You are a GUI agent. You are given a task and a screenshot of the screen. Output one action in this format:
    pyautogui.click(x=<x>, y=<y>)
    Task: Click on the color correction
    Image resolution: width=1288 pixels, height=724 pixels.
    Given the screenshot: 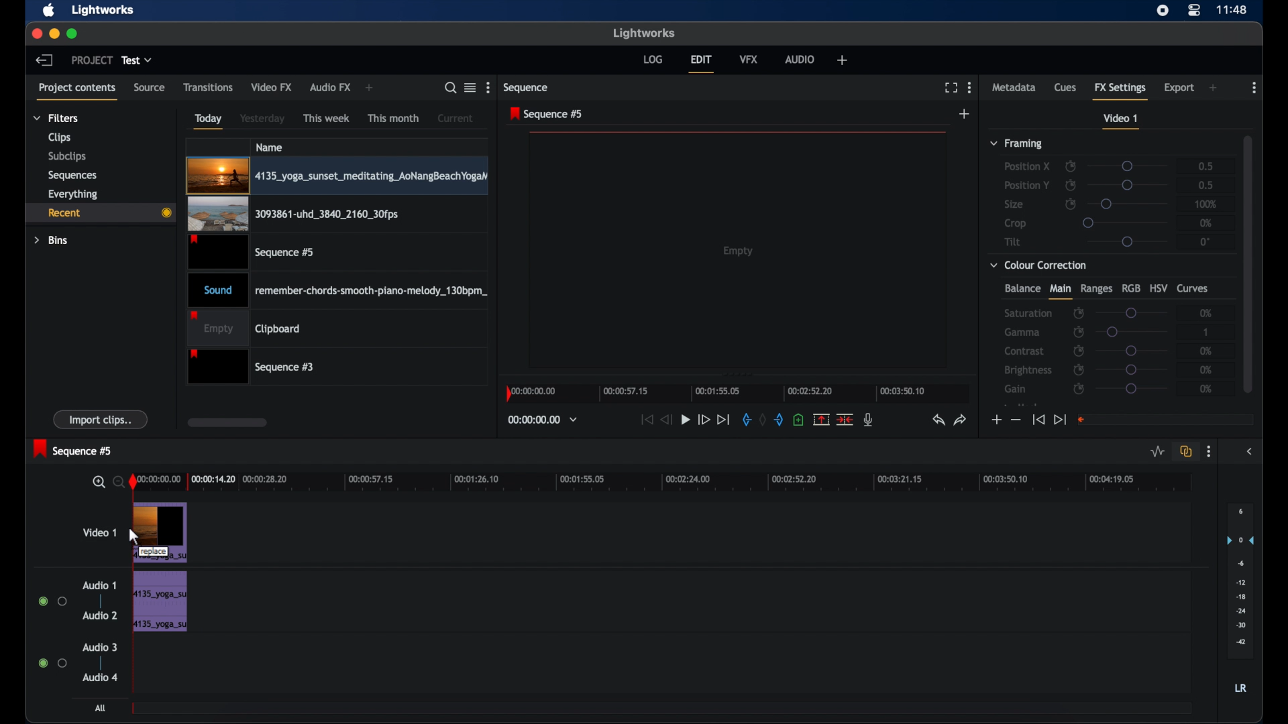 What is the action you would take?
    pyautogui.click(x=1039, y=264)
    